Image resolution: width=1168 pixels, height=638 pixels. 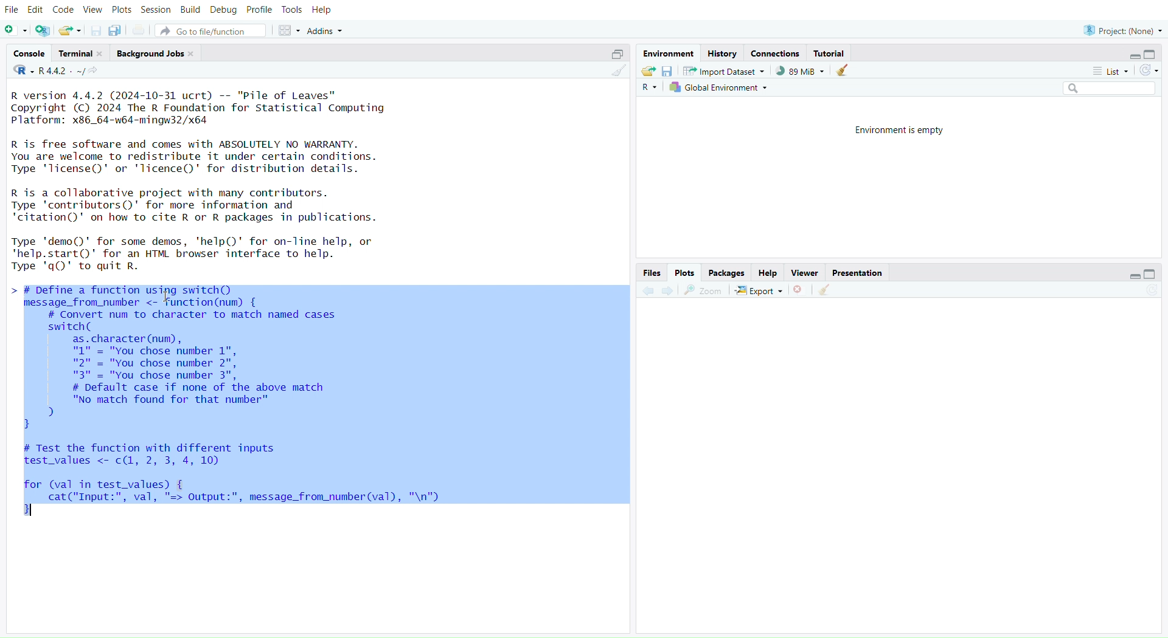 I want to click on Maximize, so click(x=1153, y=55).